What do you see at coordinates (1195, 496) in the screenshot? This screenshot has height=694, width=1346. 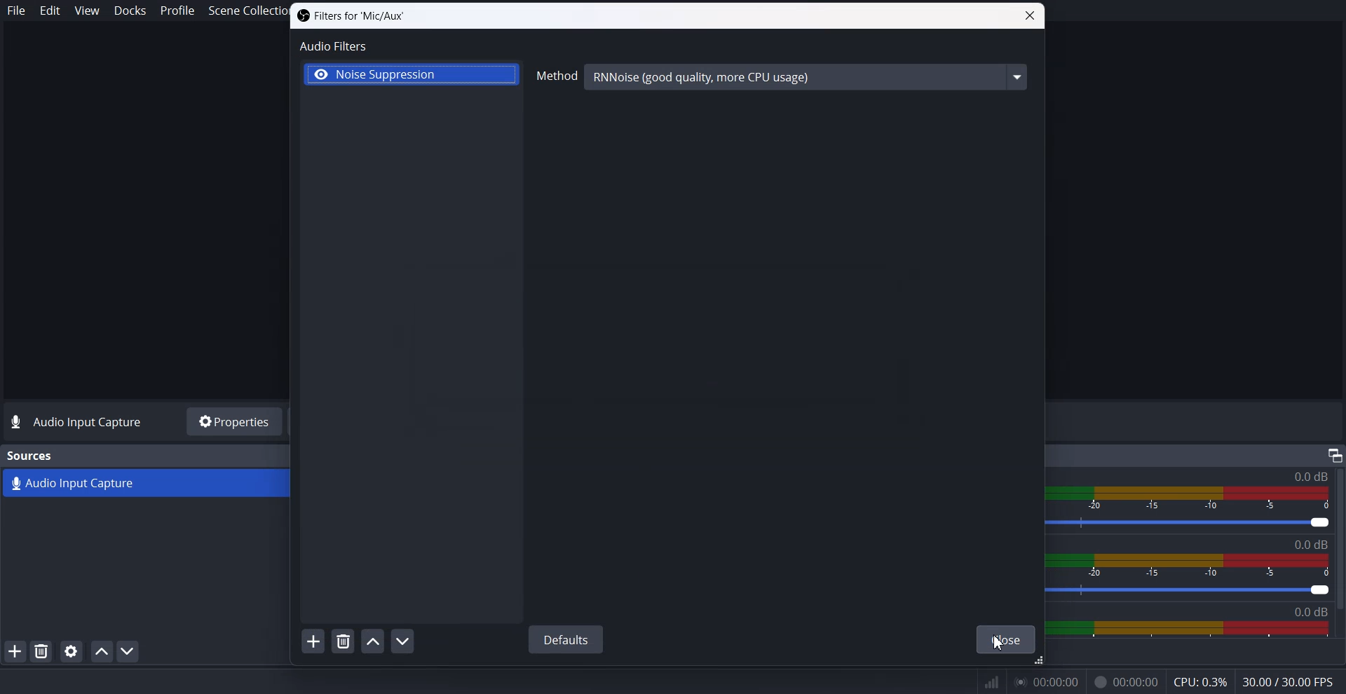 I see `Volume Indicator` at bounding box center [1195, 496].